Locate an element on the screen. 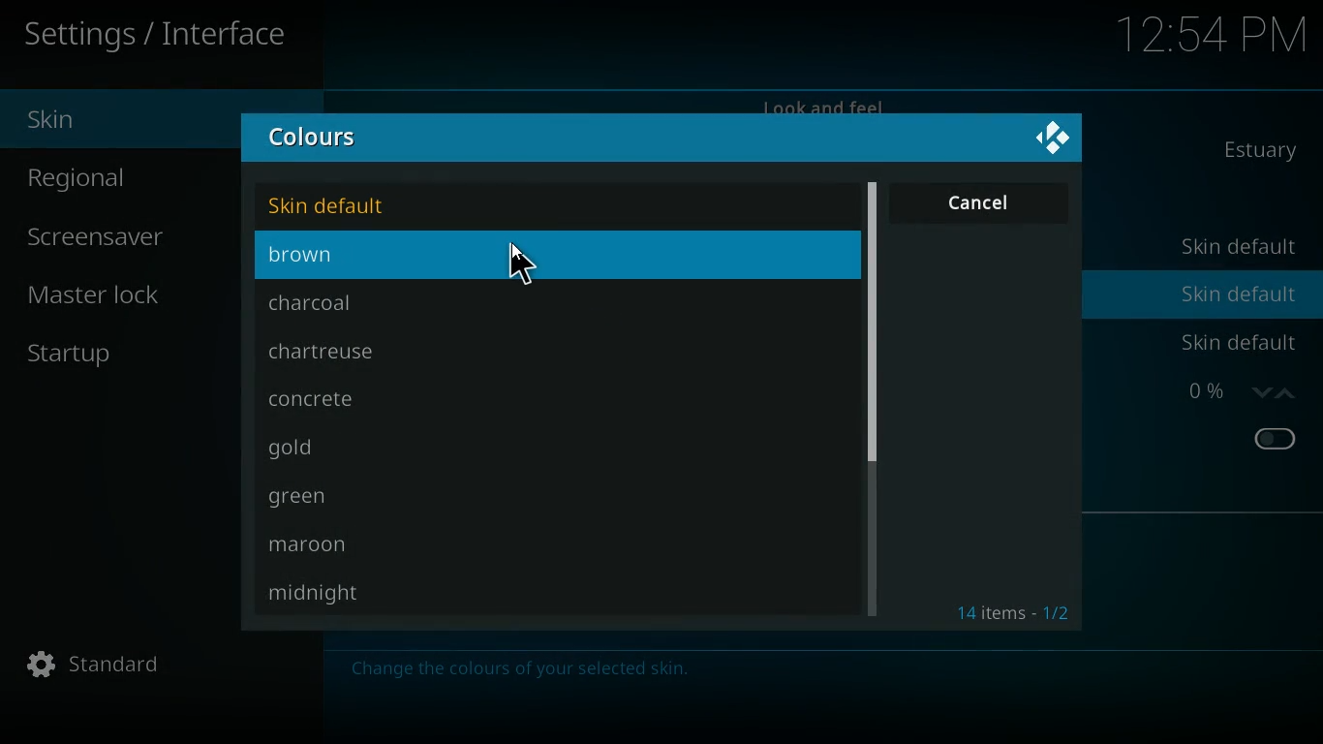 This screenshot has width=1323, height=744. cancel is located at coordinates (981, 203).